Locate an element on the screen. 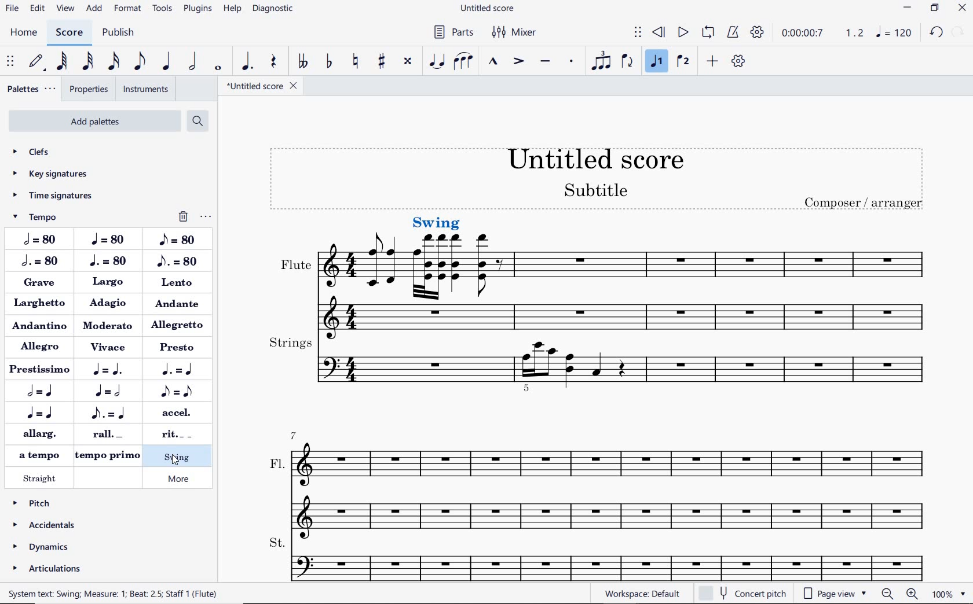 The image size is (973, 604). REST is located at coordinates (273, 61).